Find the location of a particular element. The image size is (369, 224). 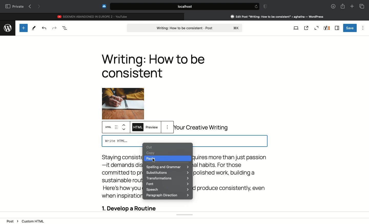

cursor is located at coordinates (153, 161).